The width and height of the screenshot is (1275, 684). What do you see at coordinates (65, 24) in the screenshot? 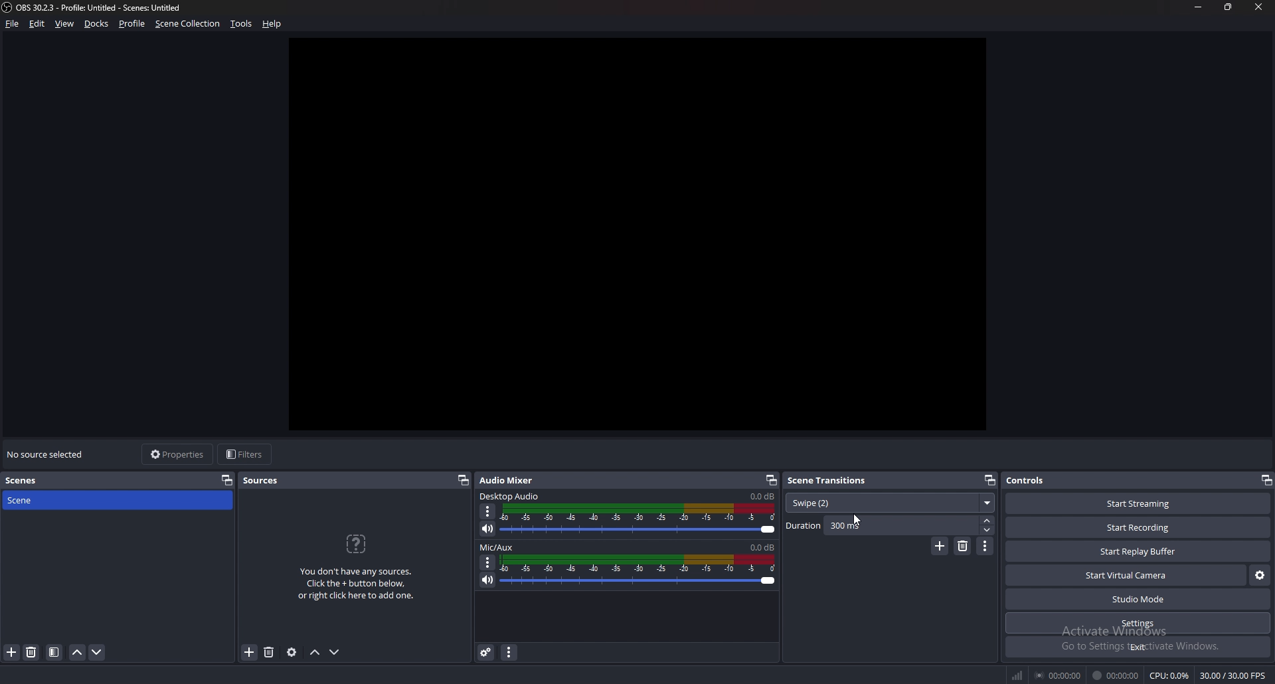
I see `view` at bounding box center [65, 24].